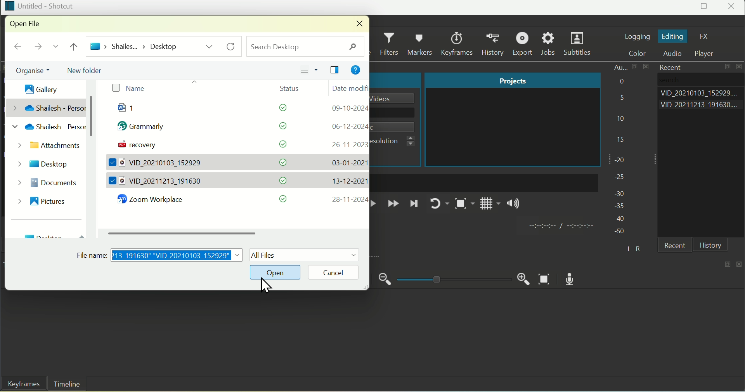 This screenshot has width=745, height=392. I want to click on Sound, so click(514, 205).